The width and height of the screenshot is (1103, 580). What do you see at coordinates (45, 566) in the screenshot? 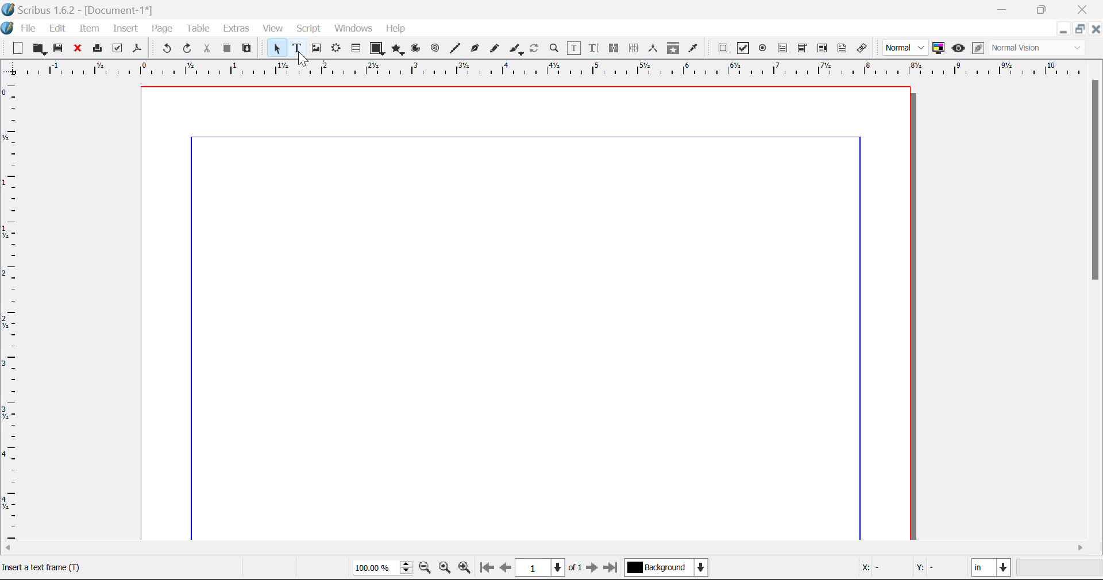
I see `Insert a text frame (T)` at bounding box center [45, 566].